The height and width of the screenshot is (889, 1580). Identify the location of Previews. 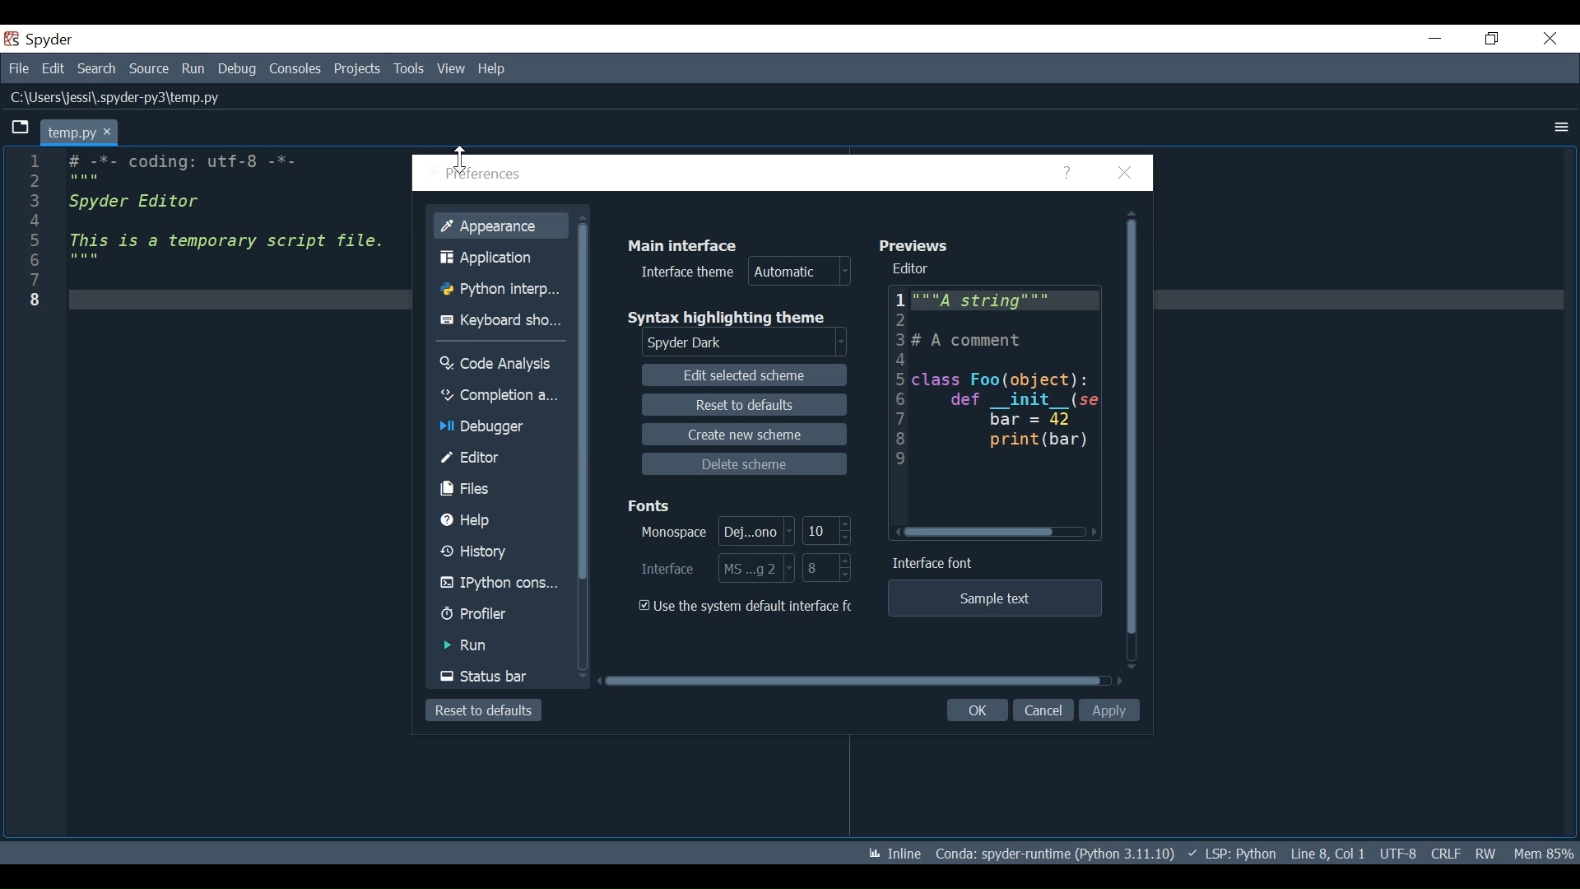
(918, 244).